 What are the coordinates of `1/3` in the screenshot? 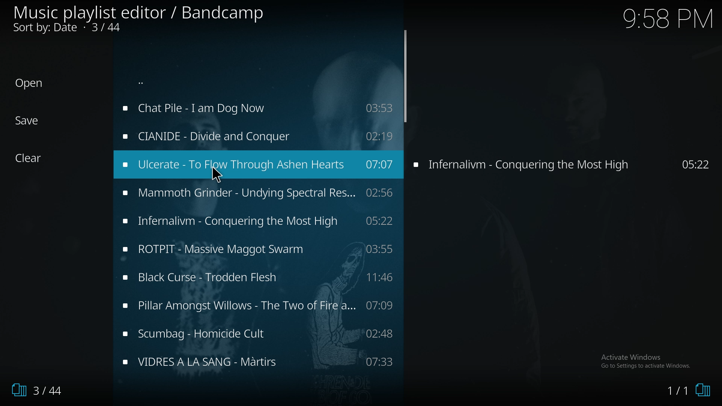 It's located at (34, 390).